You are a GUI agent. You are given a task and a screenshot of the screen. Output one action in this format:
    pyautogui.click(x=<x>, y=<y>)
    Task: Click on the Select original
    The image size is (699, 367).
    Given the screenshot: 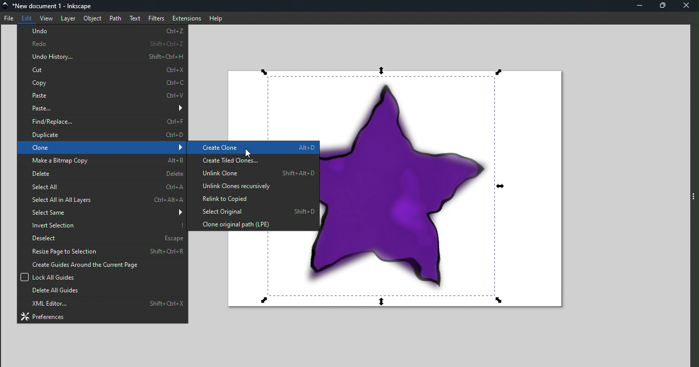 What is the action you would take?
    pyautogui.click(x=252, y=211)
    